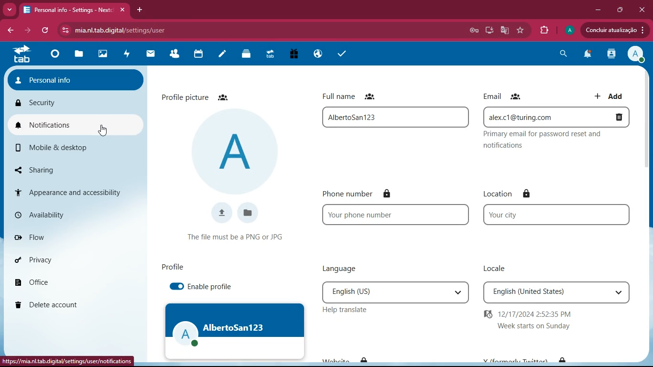  What do you see at coordinates (506, 193) in the screenshot?
I see `location` at bounding box center [506, 193].